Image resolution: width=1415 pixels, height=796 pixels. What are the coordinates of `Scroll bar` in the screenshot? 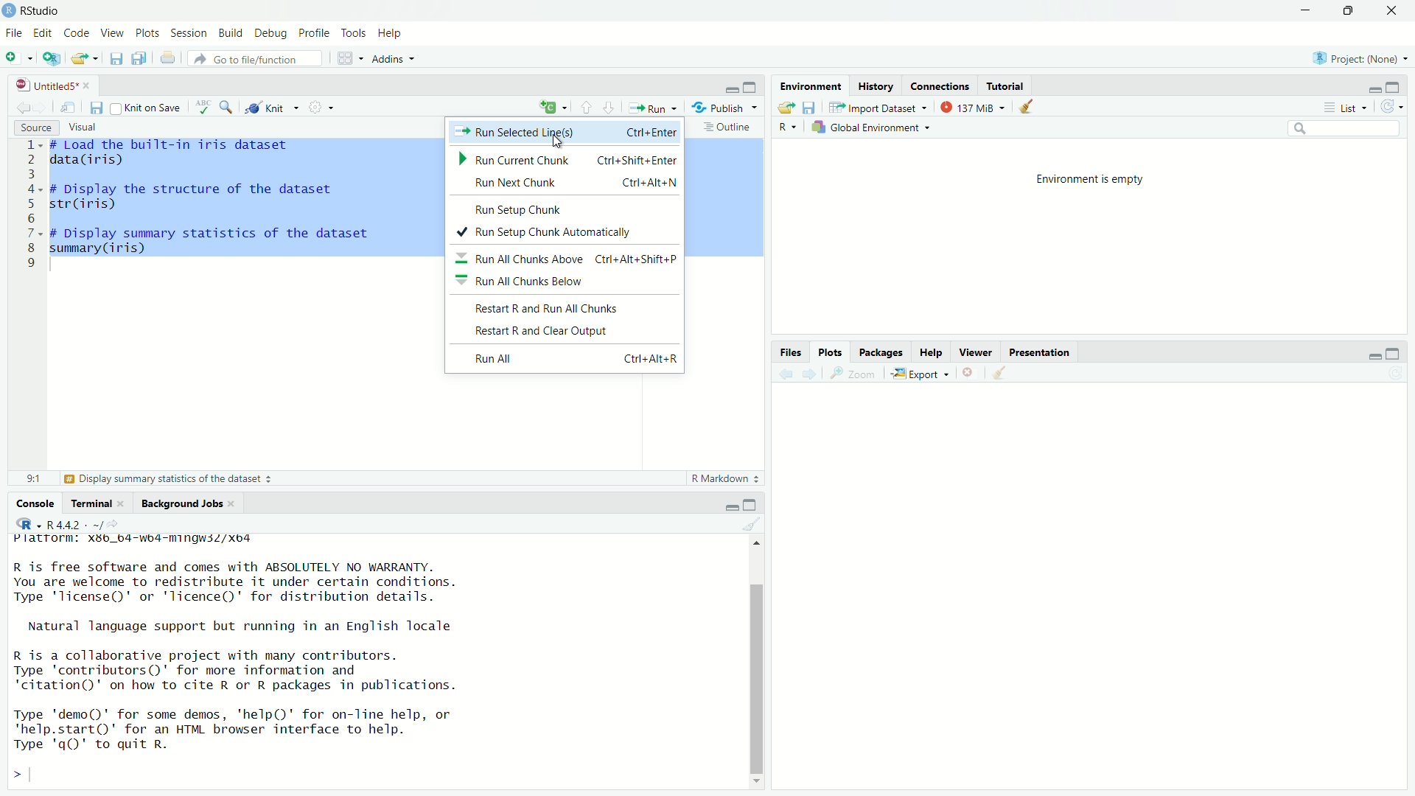 It's located at (759, 666).